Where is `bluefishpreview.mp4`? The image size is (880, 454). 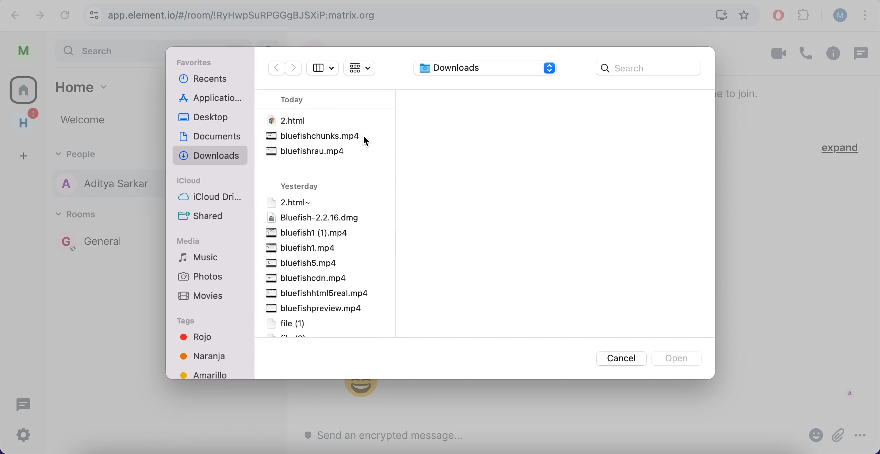 bluefishpreview.mp4 is located at coordinates (315, 309).